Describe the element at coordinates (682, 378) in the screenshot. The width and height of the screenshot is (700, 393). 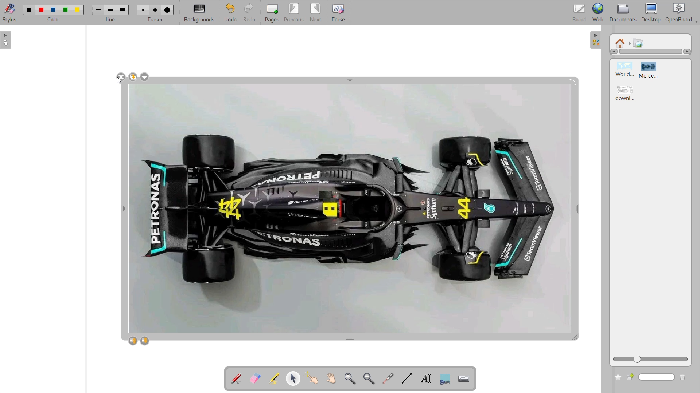
I see `delete` at that location.